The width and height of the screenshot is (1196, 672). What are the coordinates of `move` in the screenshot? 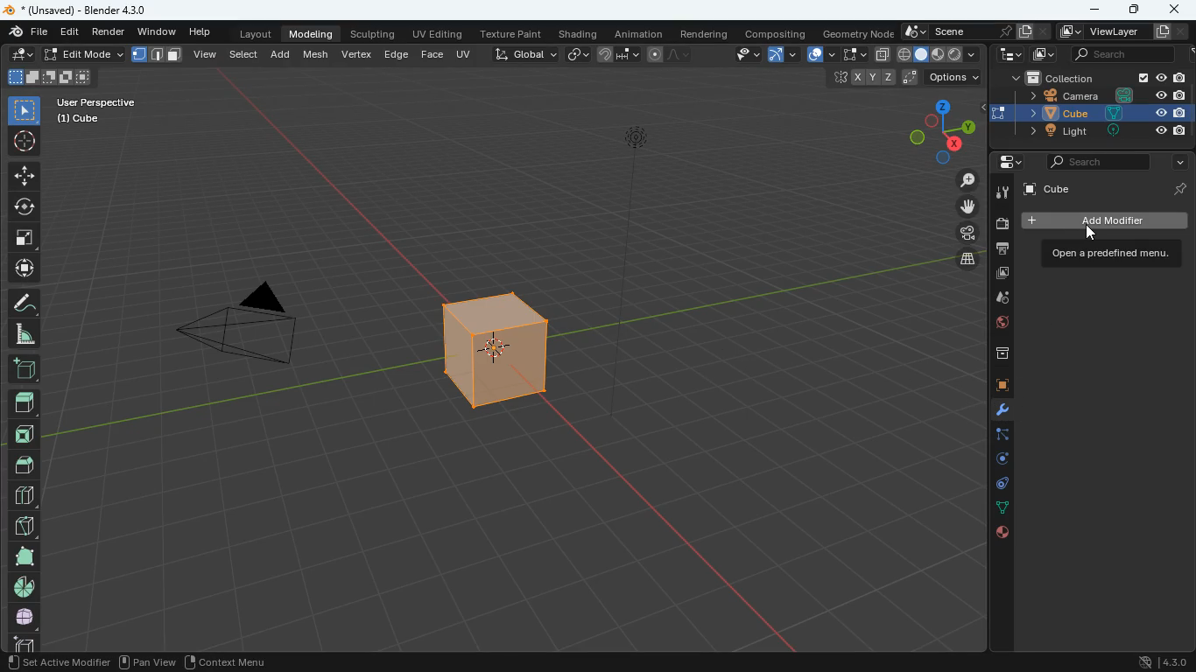 It's located at (24, 175).